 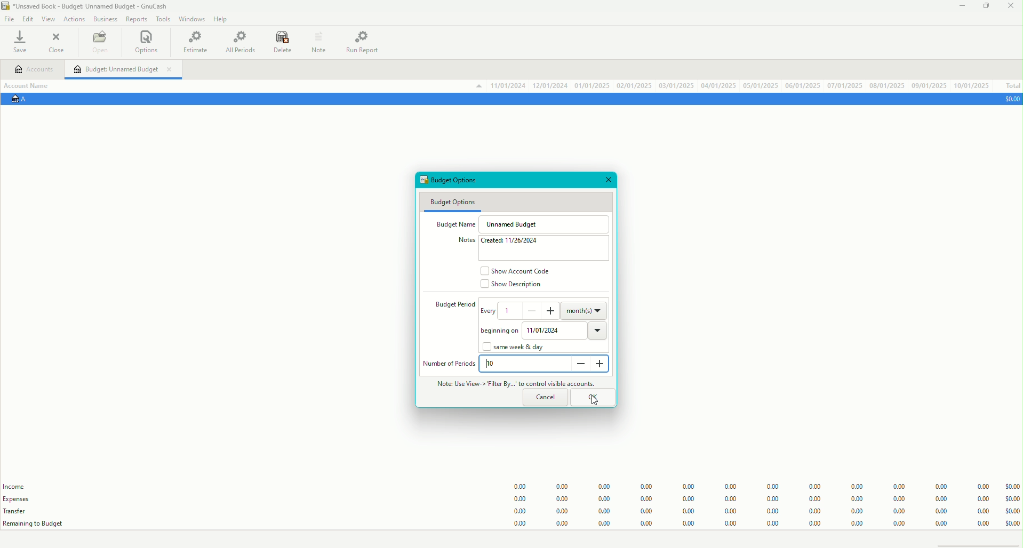 What do you see at coordinates (222, 19) in the screenshot?
I see `Help` at bounding box center [222, 19].